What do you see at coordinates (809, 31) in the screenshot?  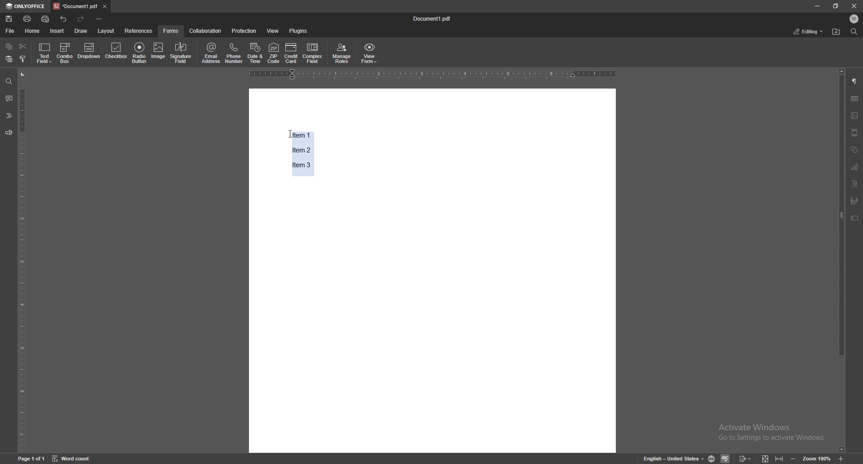 I see `status` at bounding box center [809, 31].